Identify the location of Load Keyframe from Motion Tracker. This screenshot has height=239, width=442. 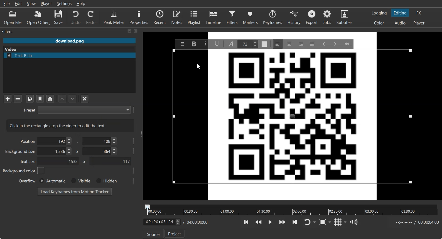
(75, 191).